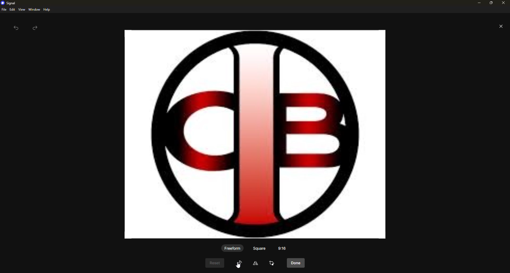 The height and width of the screenshot is (273, 510). Describe the element at coordinates (16, 28) in the screenshot. I see `back` at that location.